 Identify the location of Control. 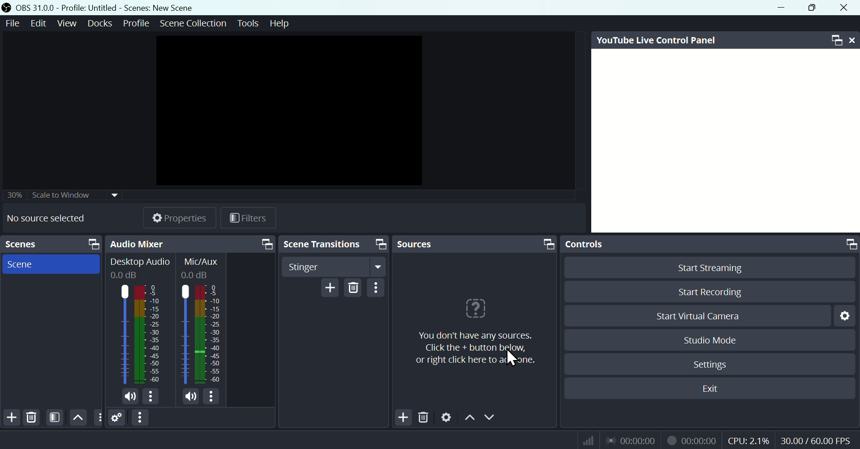
(590, 245).